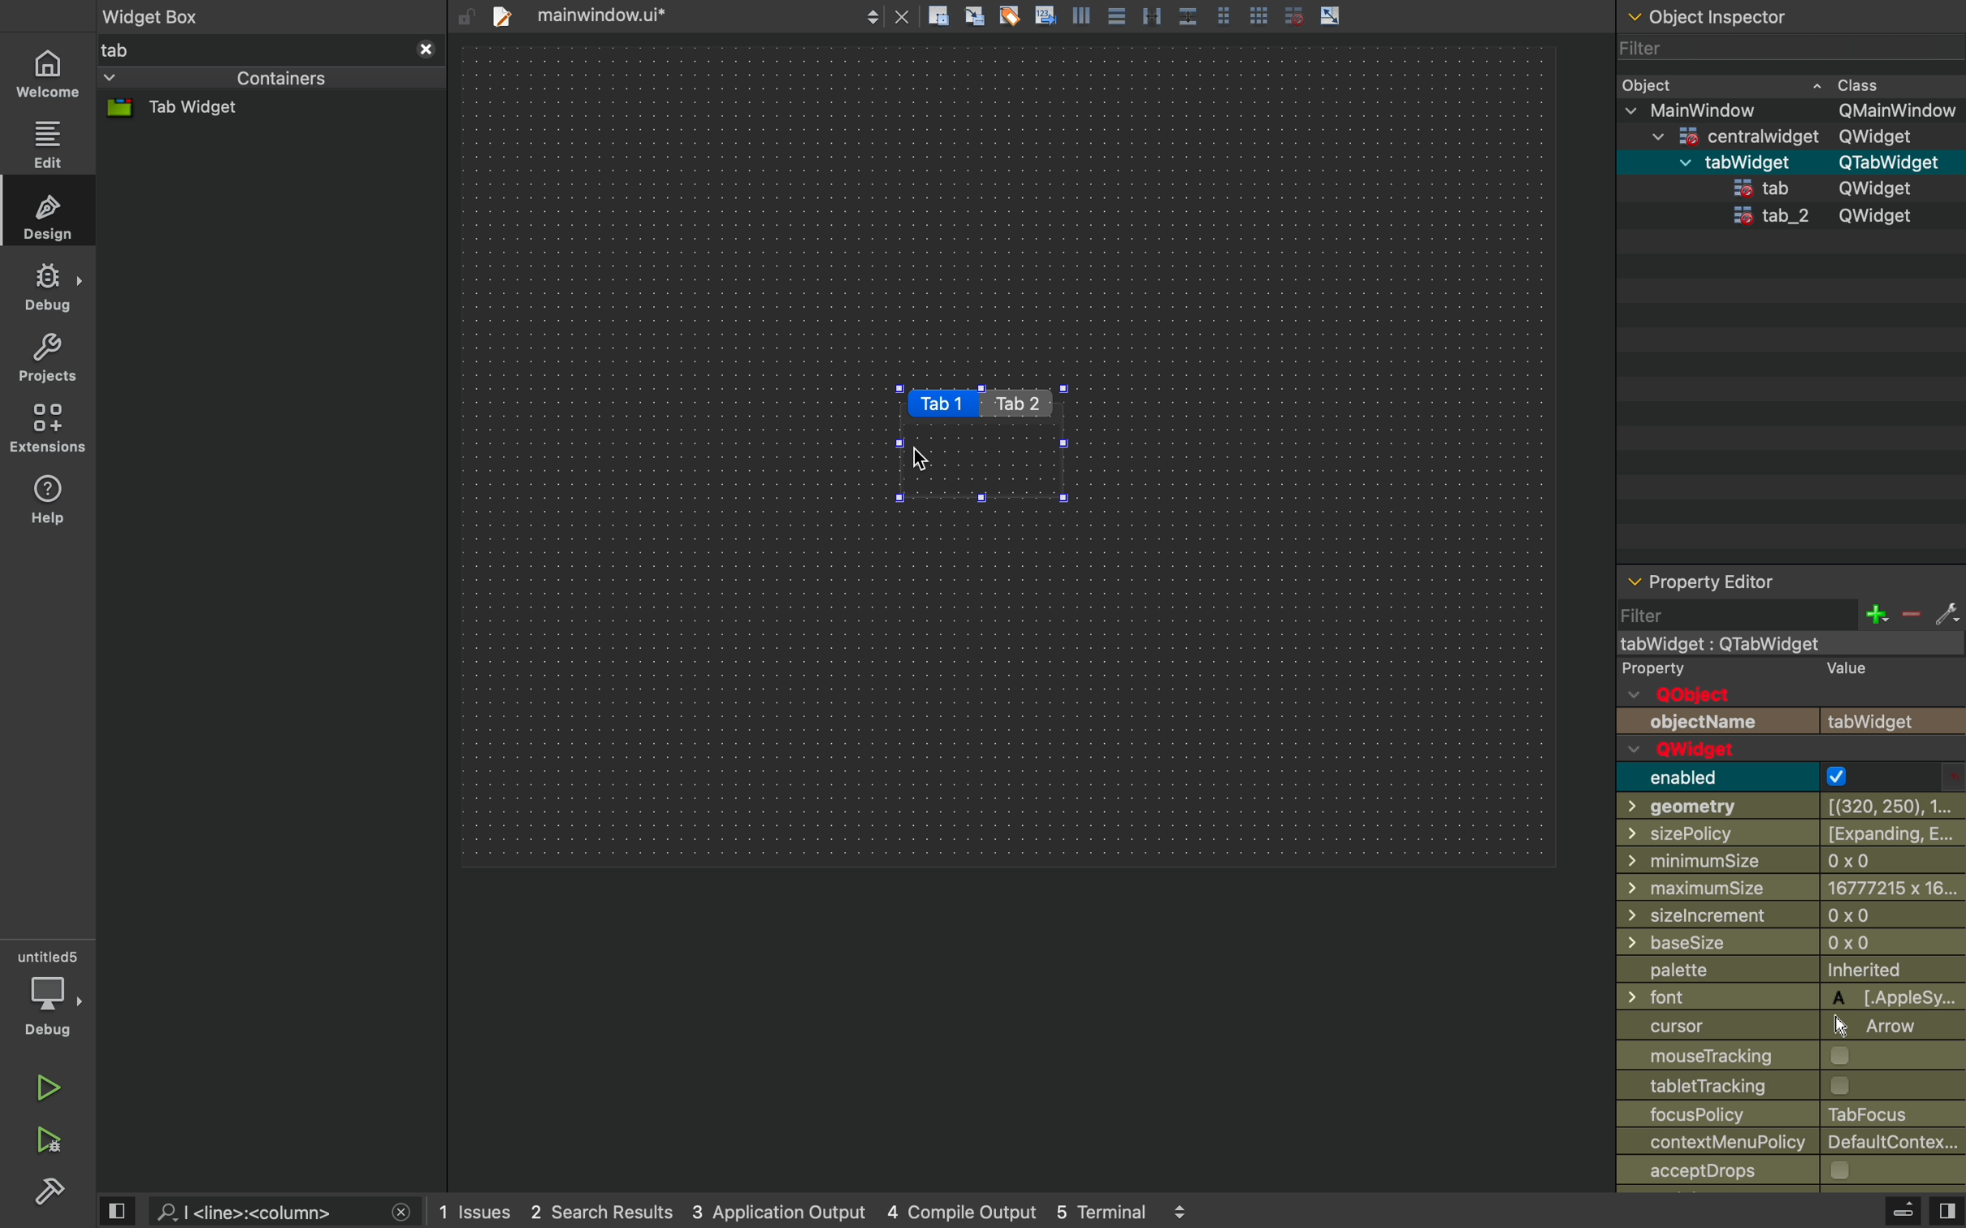 The image size is (1966, 1228). I want to click on disable grid snap, so click(1294, 15).